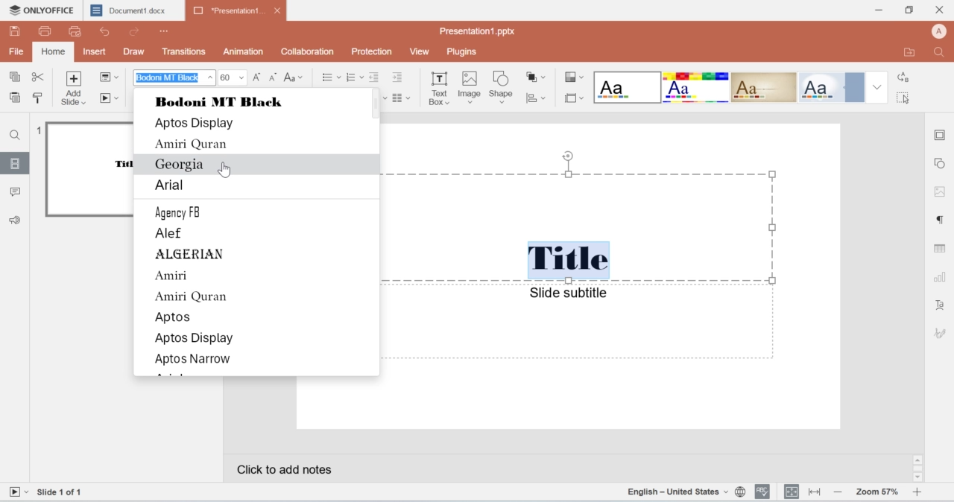  I want to click on audio, so click(20, 219).